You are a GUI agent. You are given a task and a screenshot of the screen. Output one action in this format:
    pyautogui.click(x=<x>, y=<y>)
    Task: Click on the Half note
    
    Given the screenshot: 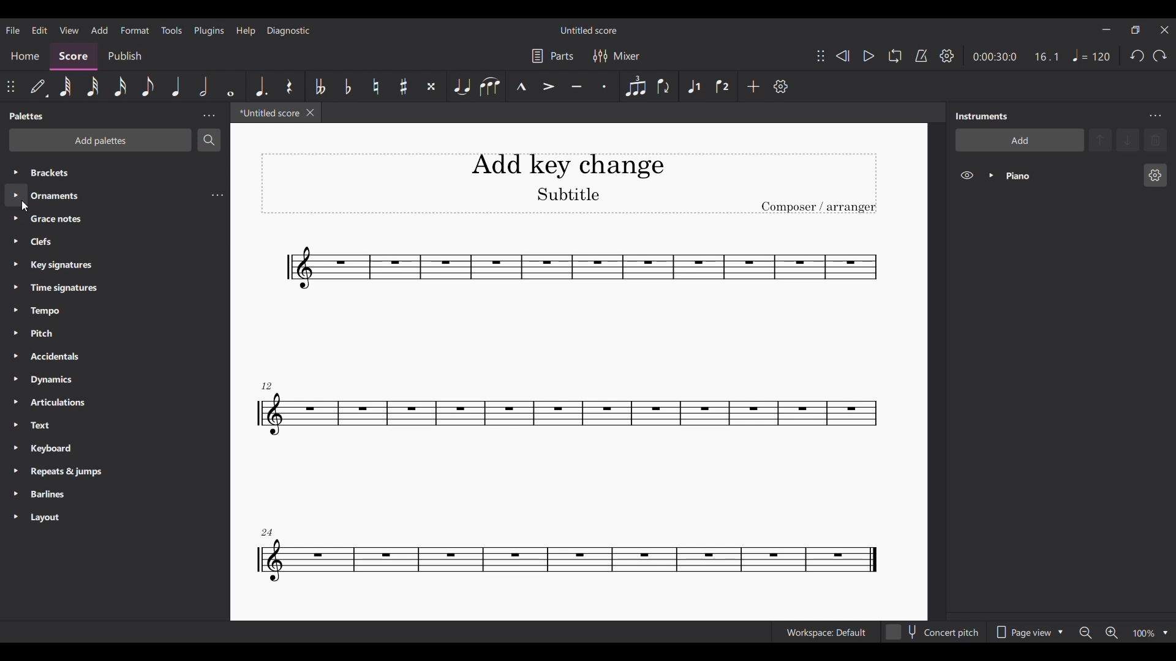 What is the action you would take?
    pyautogui.click(x=205, y=86)
    